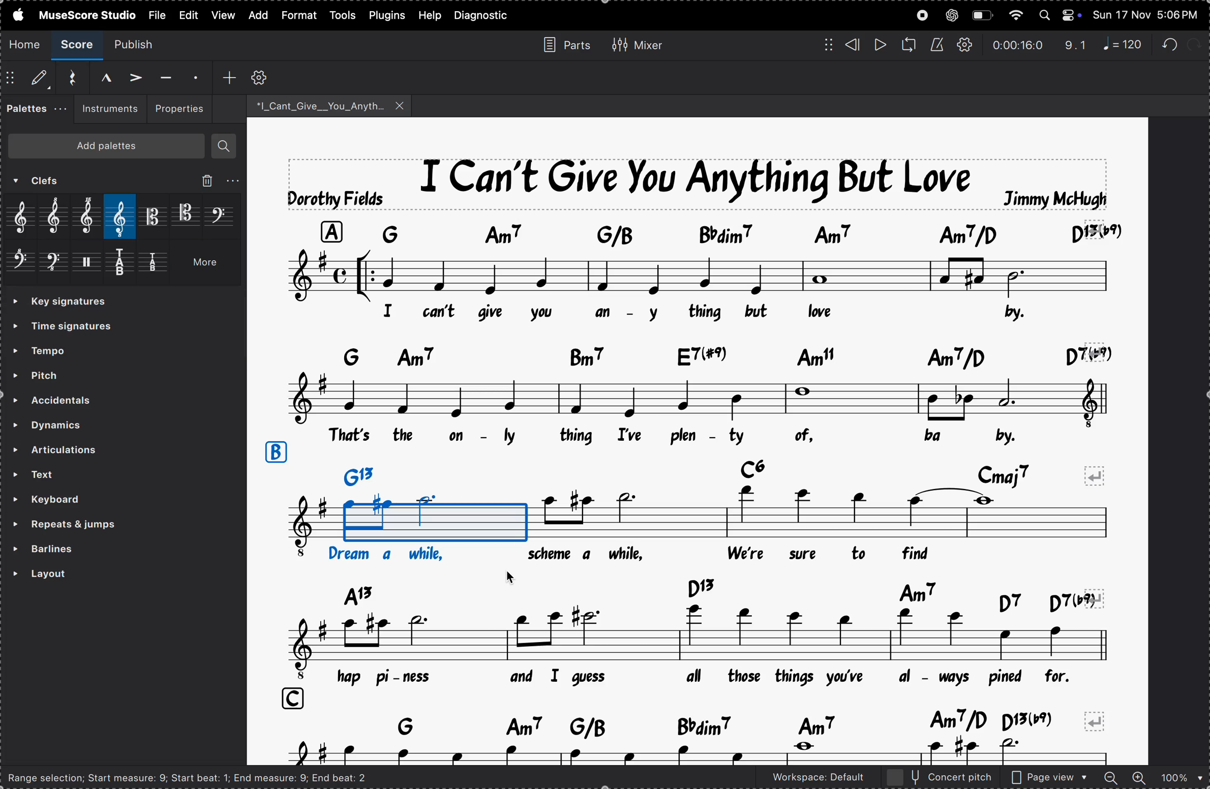 The width and height of the screenshot is (1210, 789). I want to click on score, so click(79, 45).